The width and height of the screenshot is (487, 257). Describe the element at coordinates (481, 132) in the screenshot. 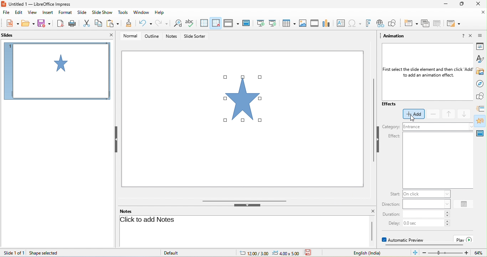

I see `master slide` at that location.